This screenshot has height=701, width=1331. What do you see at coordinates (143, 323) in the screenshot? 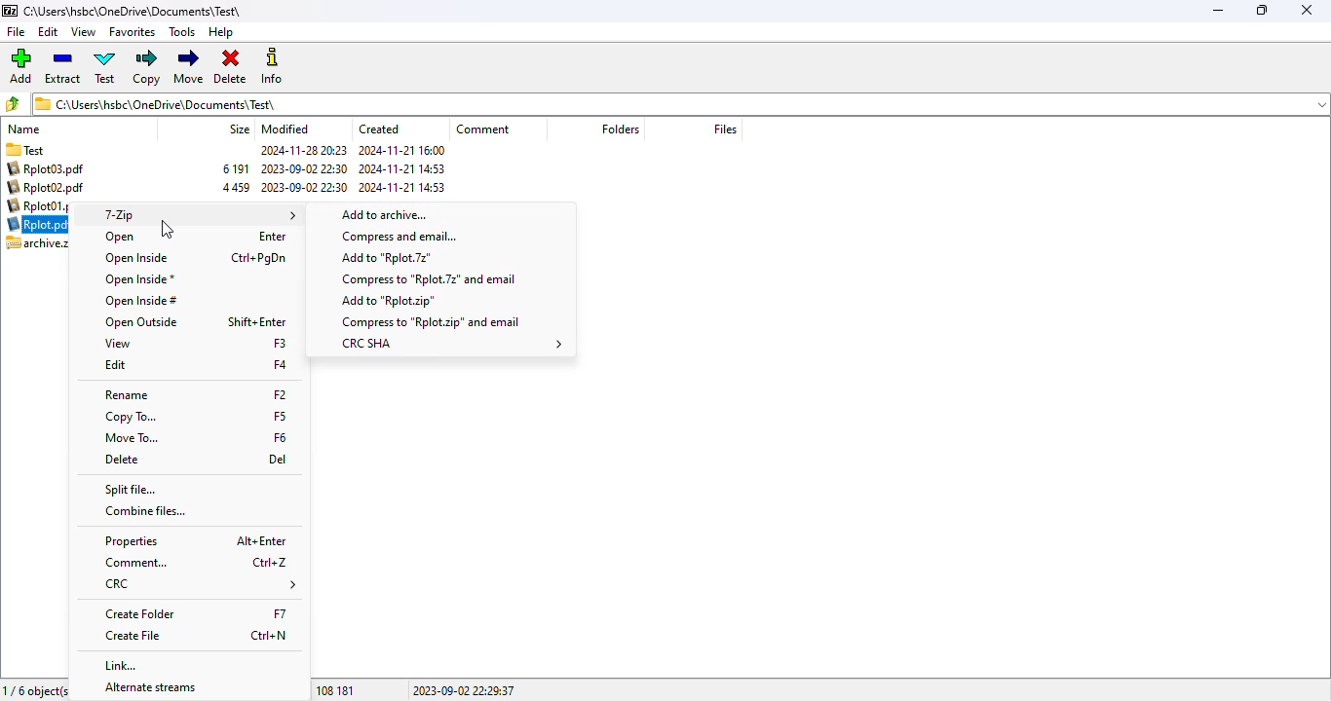
I see `open outside` at bounding box center [143, 323].